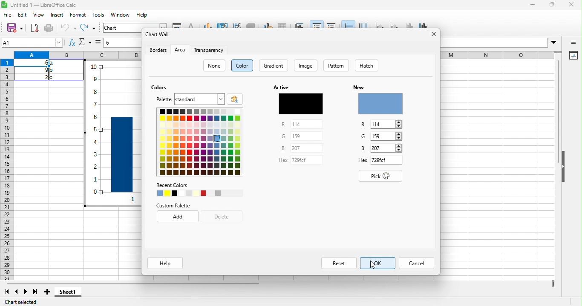  Describe the element at coordinates (165, 262) in the screenshot. I see `help` at that location.